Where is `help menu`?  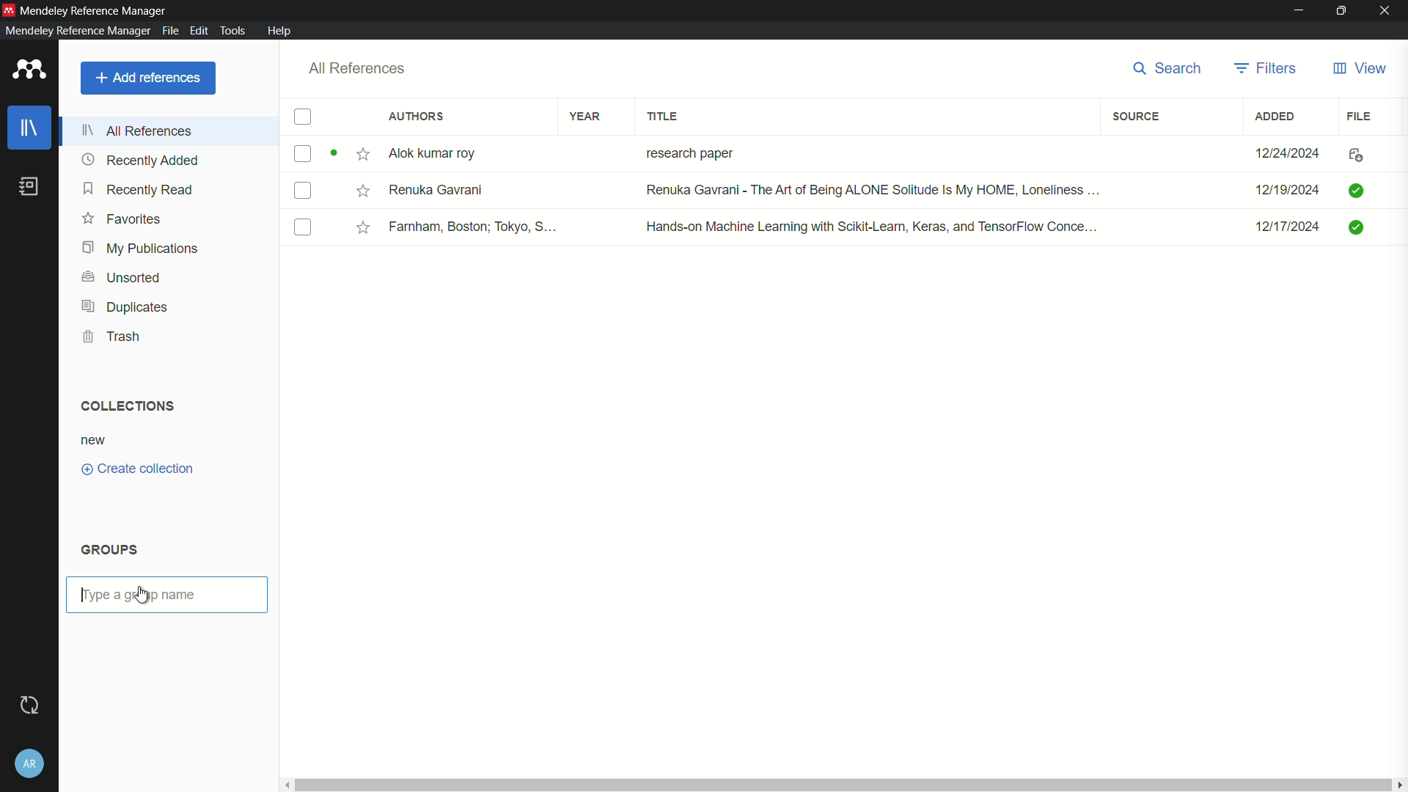 help menu is located at coordinates (281, 31).